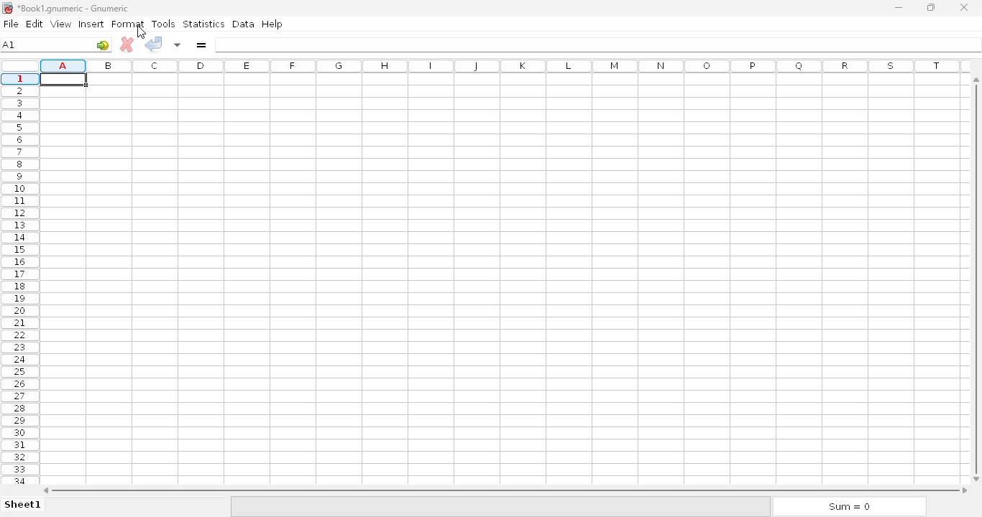  I want to click on minimize, so click(899, 8).